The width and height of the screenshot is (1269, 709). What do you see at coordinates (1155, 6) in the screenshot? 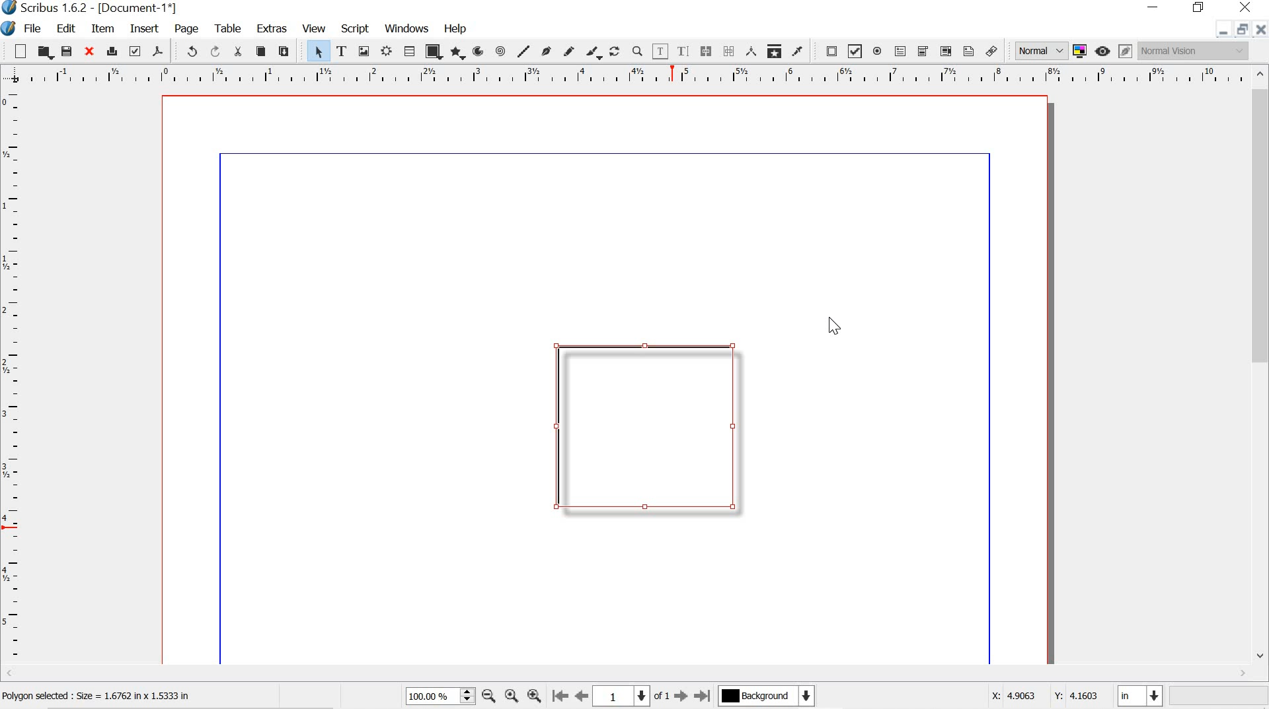
I see `MINIMIZE` at bounding box center [1155, 6].